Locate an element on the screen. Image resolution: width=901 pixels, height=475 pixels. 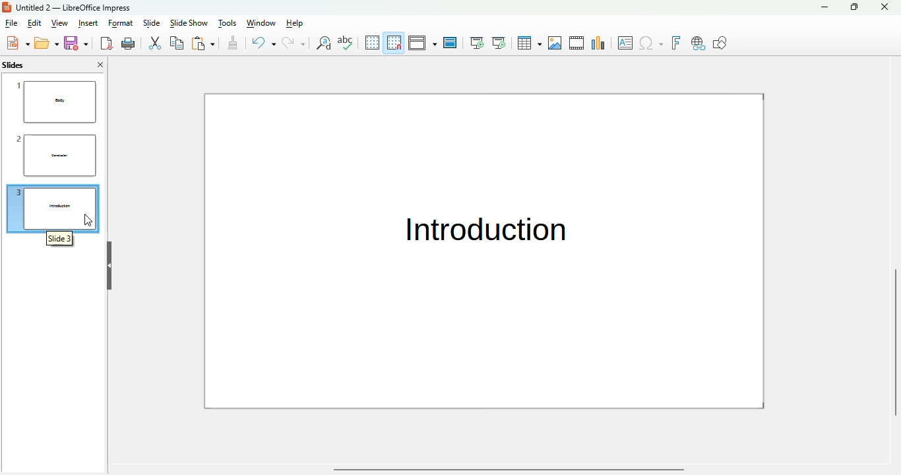
undo is located at coordinates (263, 42).